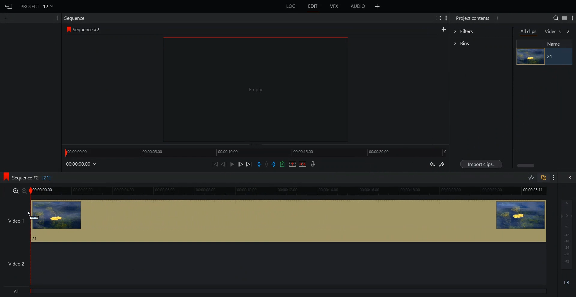 This screenshot has height=297, width=576. Describe the element at coordinates (481, 164) in the screenshot. I see `Import clips` at that location.